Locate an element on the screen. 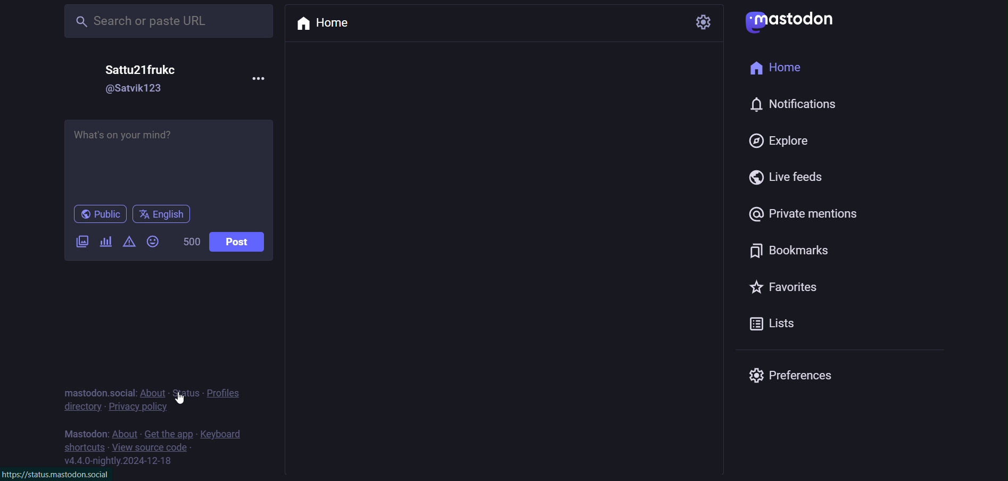 The width and height of the screenshot is (1008, 481). about is located at coordinates (153, 391).